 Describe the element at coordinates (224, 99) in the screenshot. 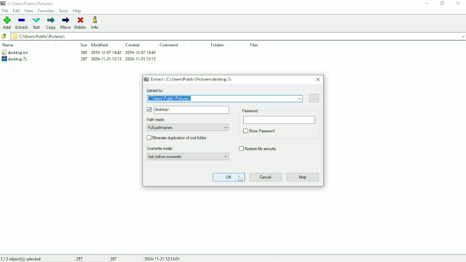

I see `c\. Users\ Pubic\ Pictures \` at that location.